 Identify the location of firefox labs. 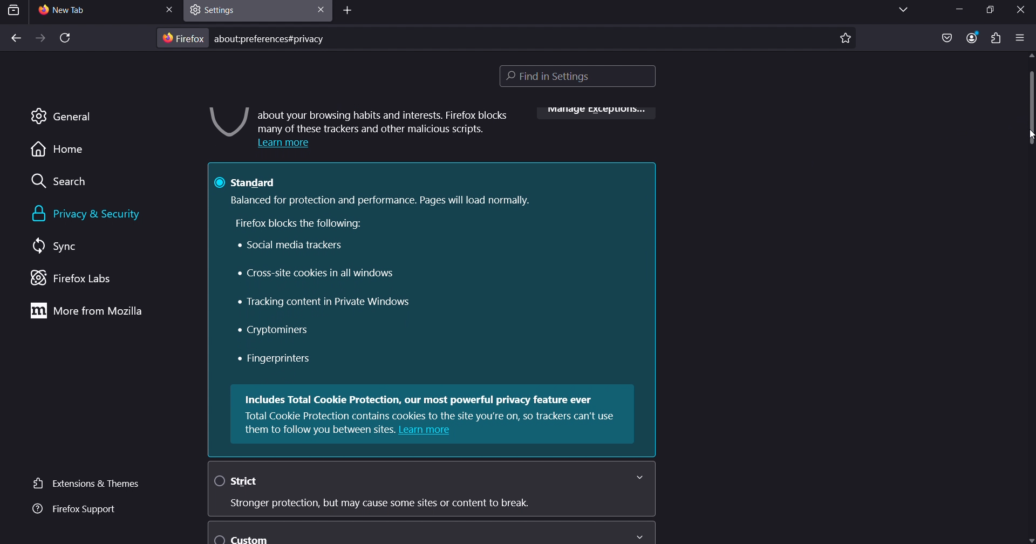
(83, 279).